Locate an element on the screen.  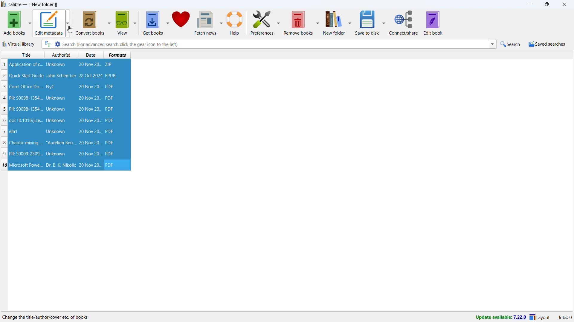
4 is located at coordinates (5, 98).